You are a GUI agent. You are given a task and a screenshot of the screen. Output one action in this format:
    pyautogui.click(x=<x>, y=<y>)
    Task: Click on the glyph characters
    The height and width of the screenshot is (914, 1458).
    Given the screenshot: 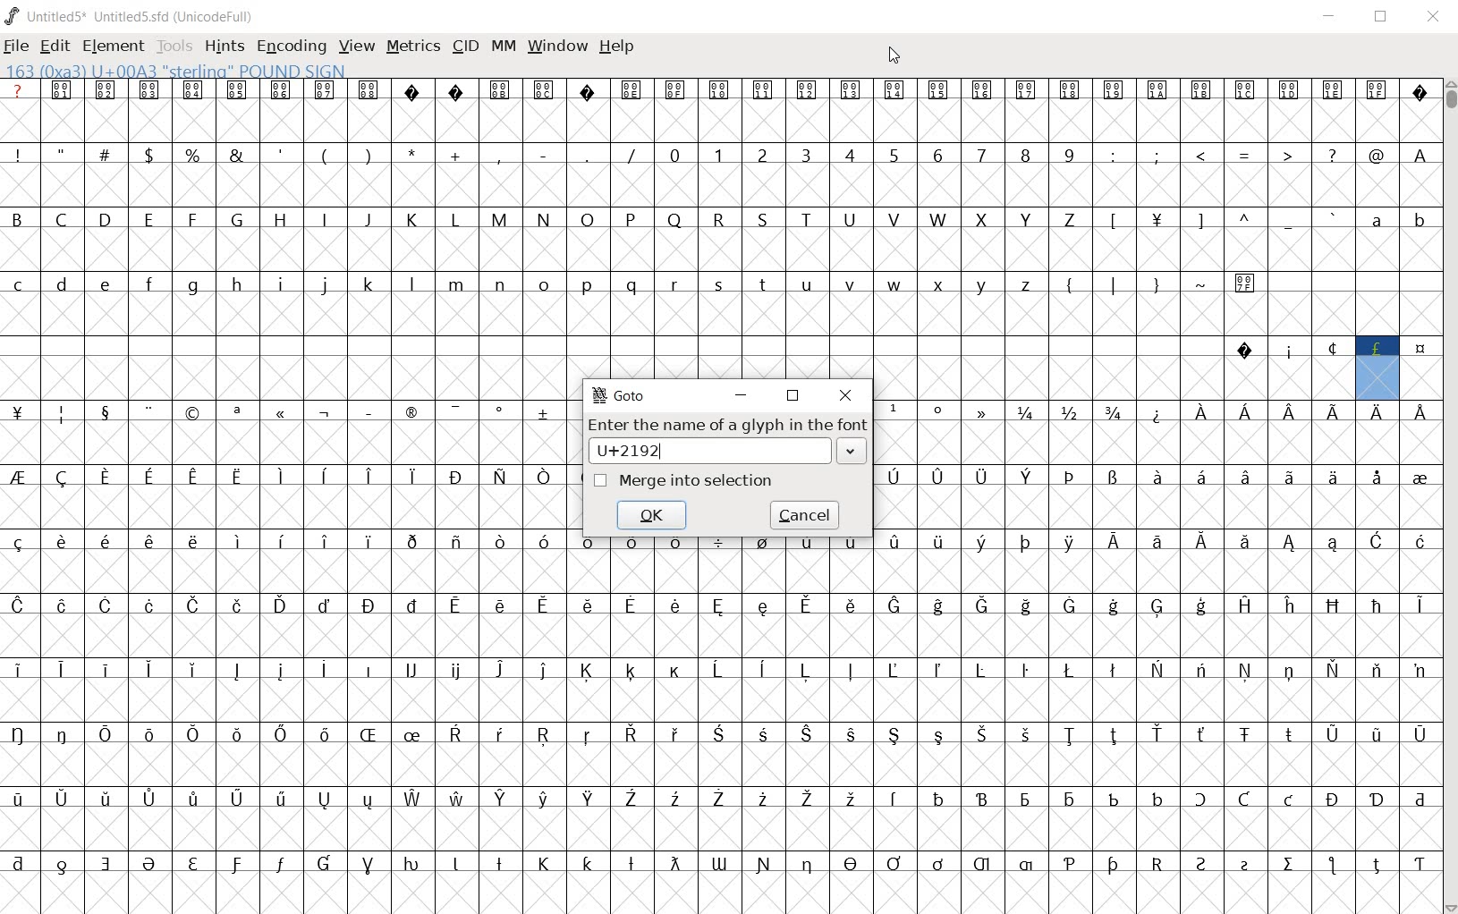 What is the action you would take?
    pyautogui.click(x=1156, y=463)
    